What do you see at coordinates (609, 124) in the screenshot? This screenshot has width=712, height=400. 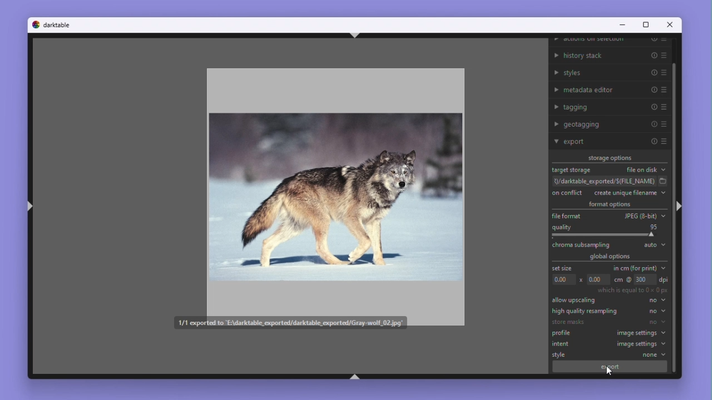 I see `Geo tagging` at bounding box center [609, 124].